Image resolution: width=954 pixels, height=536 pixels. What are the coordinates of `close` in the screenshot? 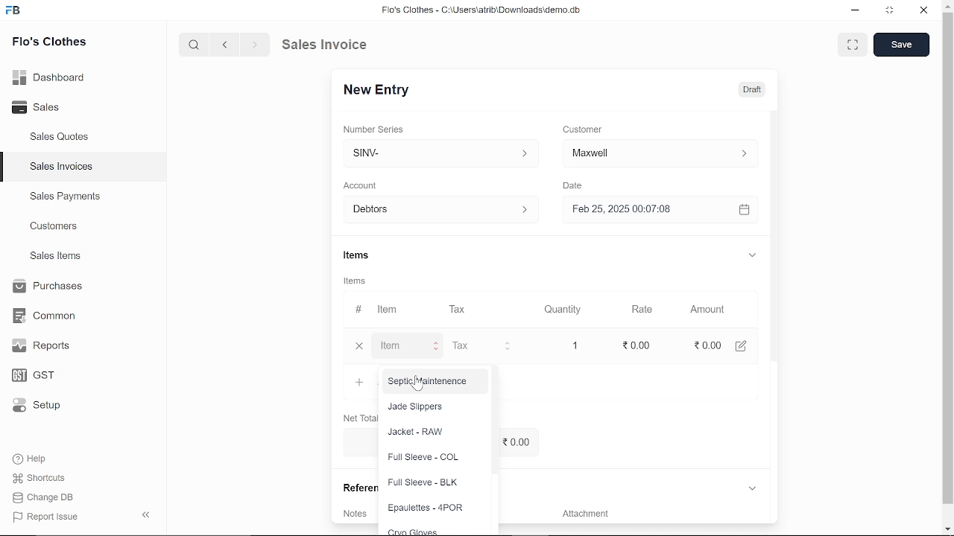 It's located at (925, 10).